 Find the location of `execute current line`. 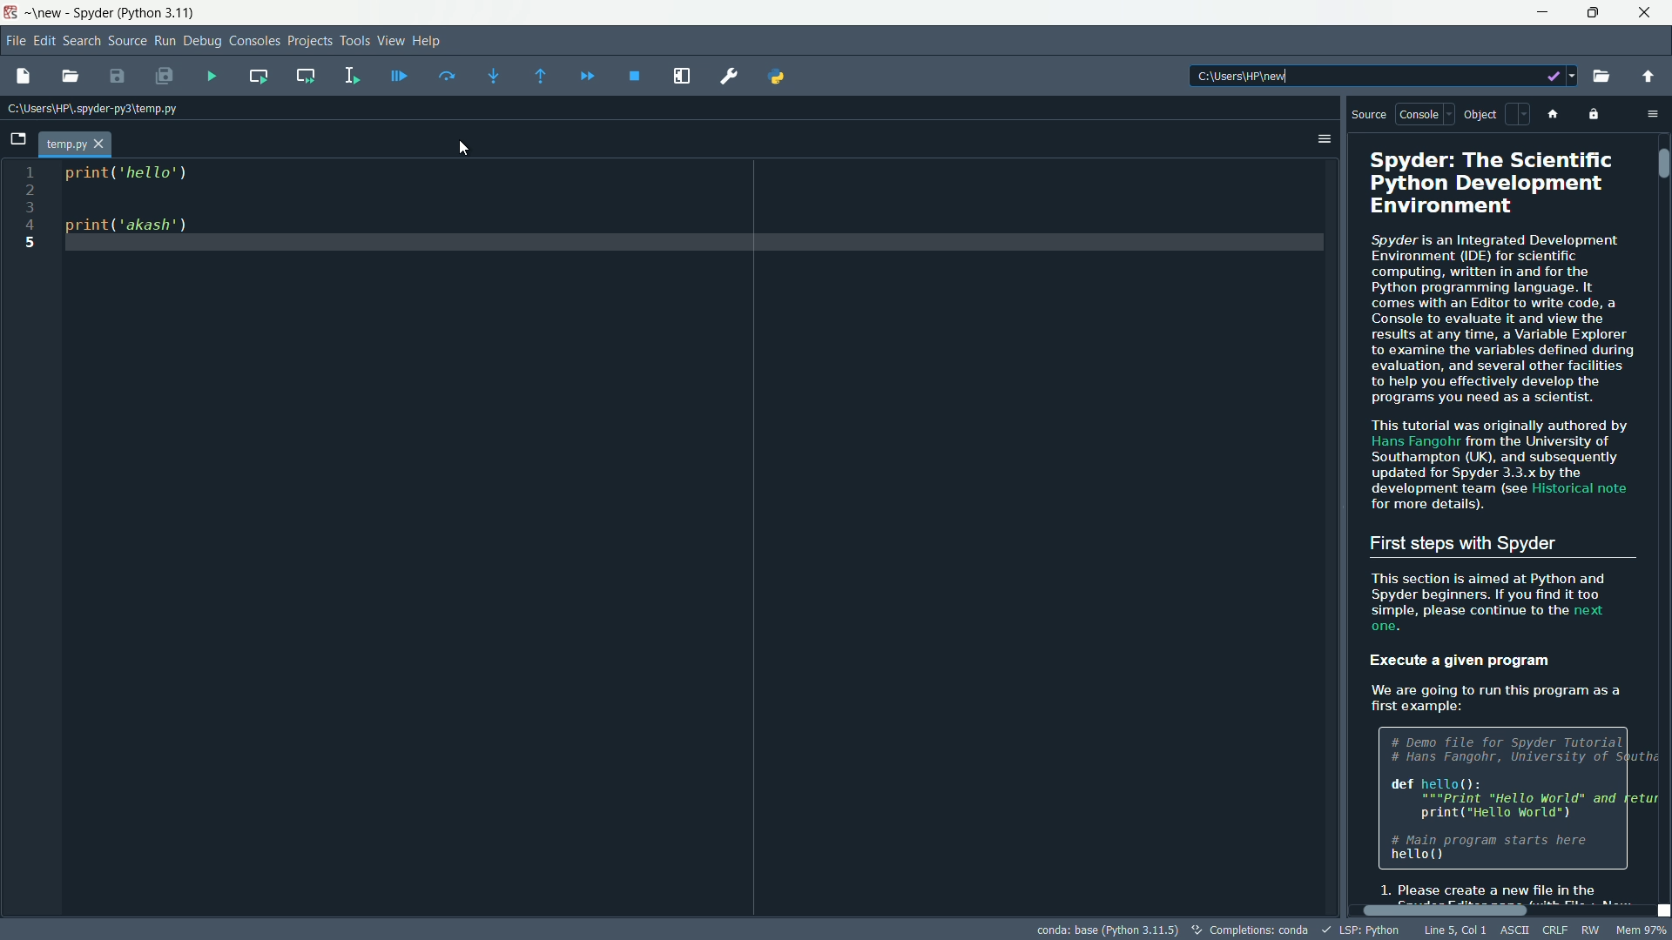

execute current line is located at coordinates (445, 76).